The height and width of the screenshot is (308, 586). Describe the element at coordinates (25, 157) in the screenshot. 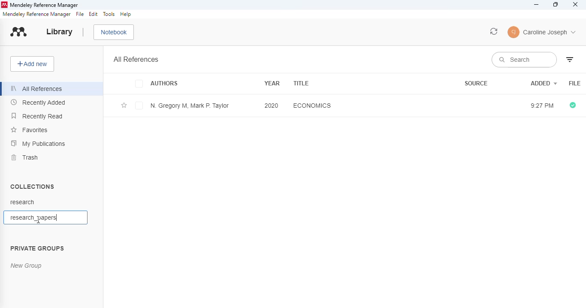

I see `trash` at that location.